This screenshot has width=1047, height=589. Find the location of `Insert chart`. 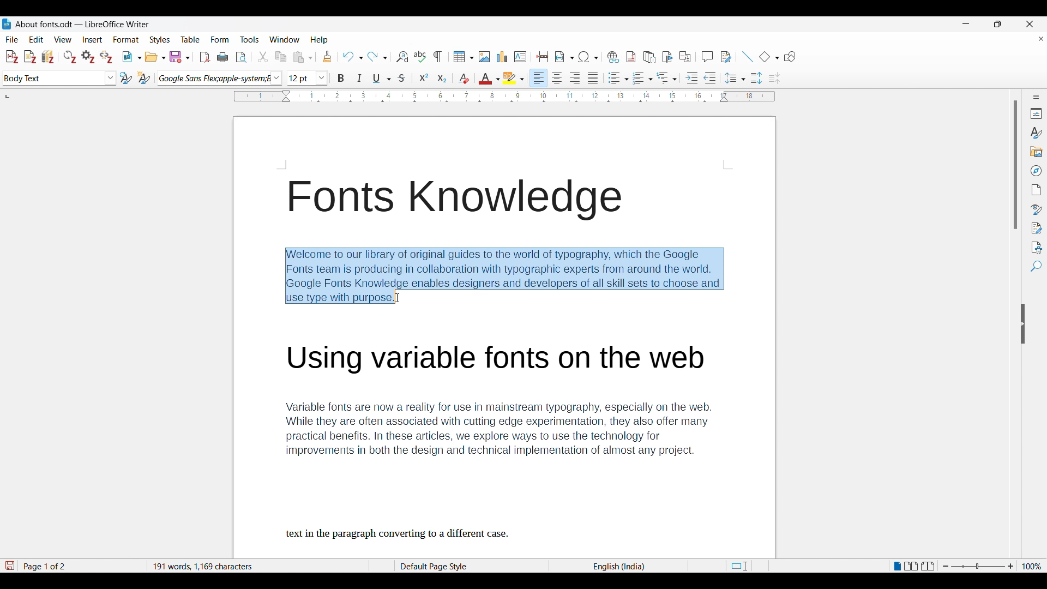

Insert chart is located at coordinates (502, 57).